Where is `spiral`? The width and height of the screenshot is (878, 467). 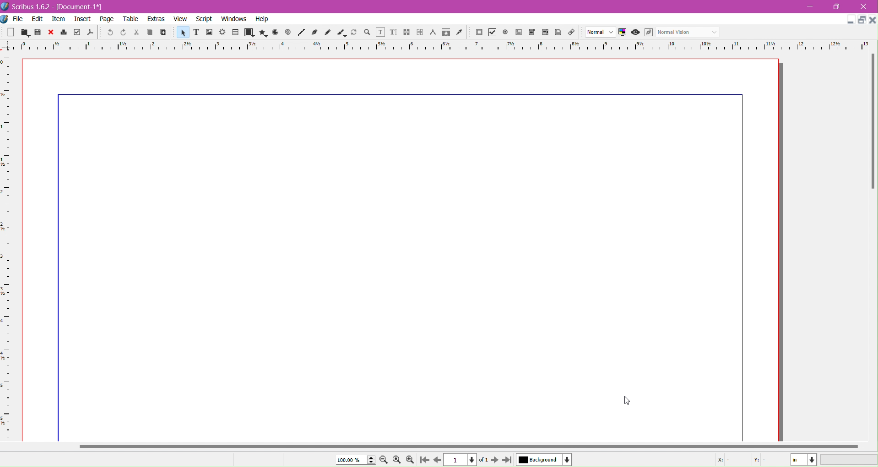
spiral is located at coordinates (288, 33).